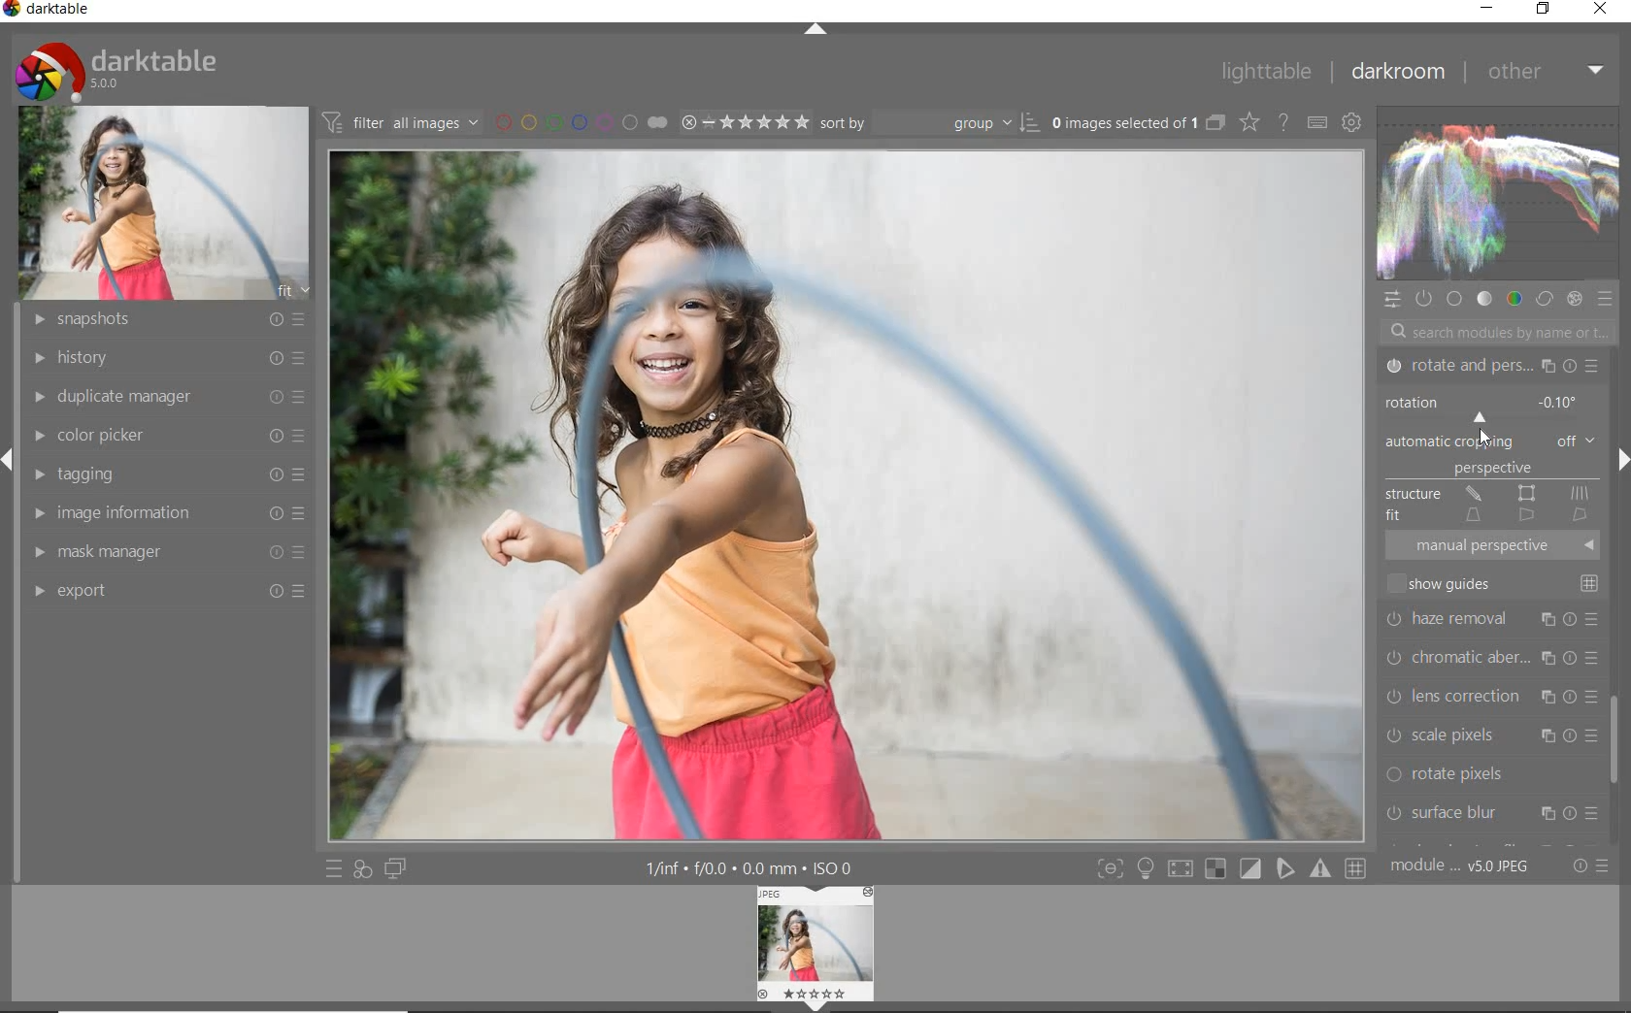 The width and height of the screenshot is (1631, 1013). I want to click on define keyboard shortcut, so click(1317, 123).